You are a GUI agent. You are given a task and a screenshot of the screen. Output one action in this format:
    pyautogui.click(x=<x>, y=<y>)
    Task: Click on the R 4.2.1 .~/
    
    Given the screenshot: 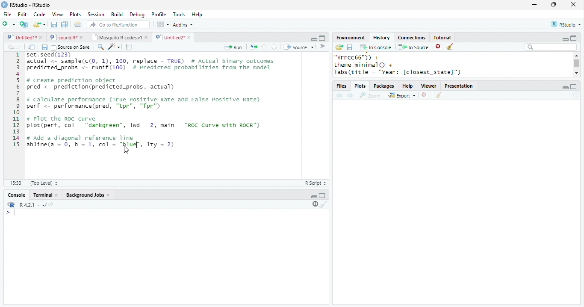 What is the action you would take?
    pyautogui.click(x=31, y=205)
    